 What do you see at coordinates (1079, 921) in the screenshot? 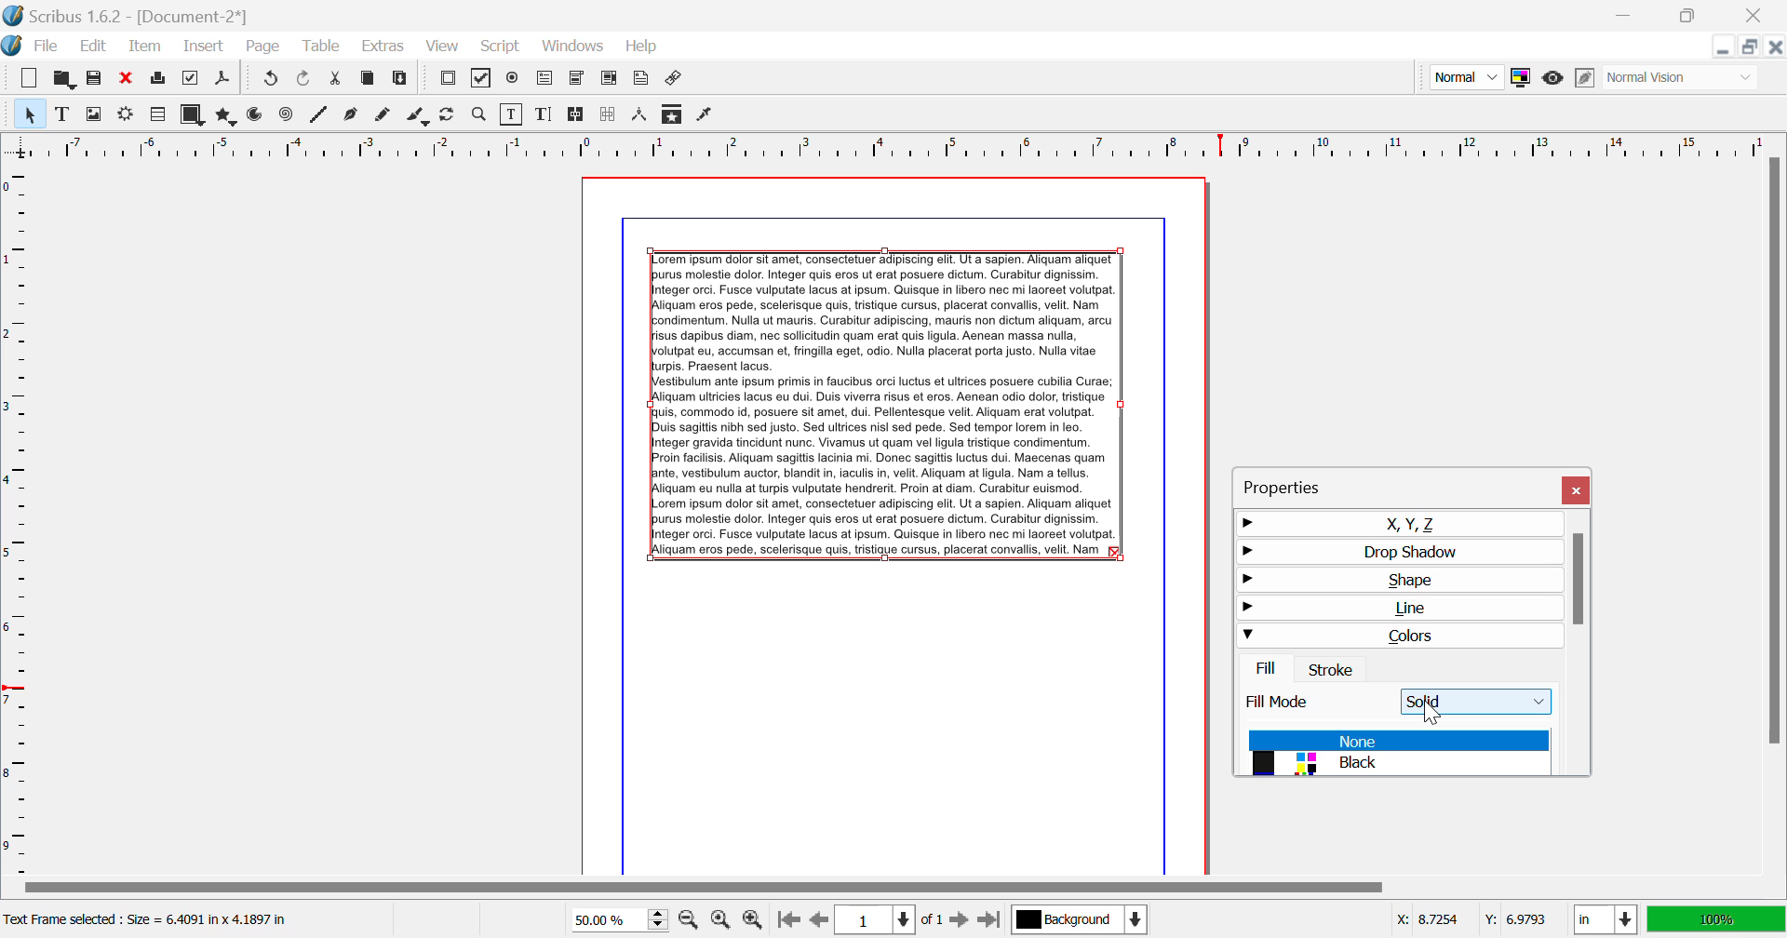
I see `Background` at bounding box center [1079, 921].